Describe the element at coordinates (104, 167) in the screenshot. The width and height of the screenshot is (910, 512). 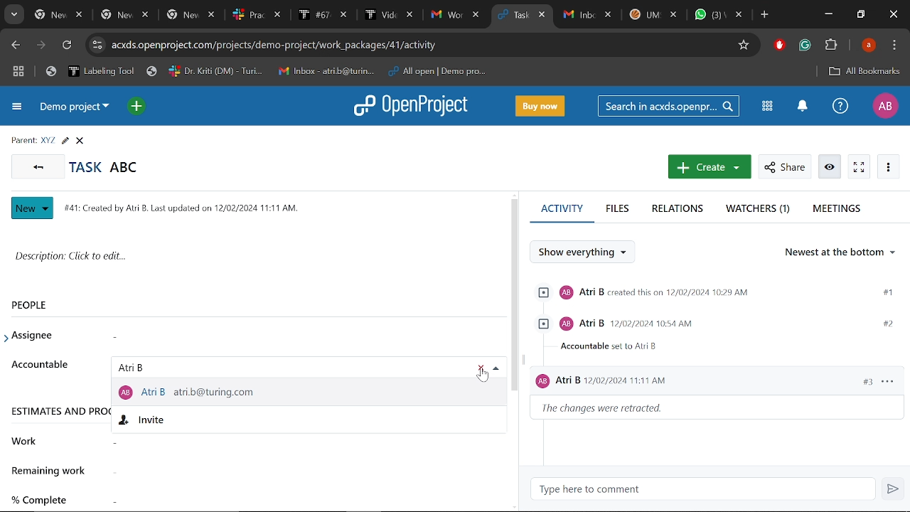
I see `Task name` at that location.